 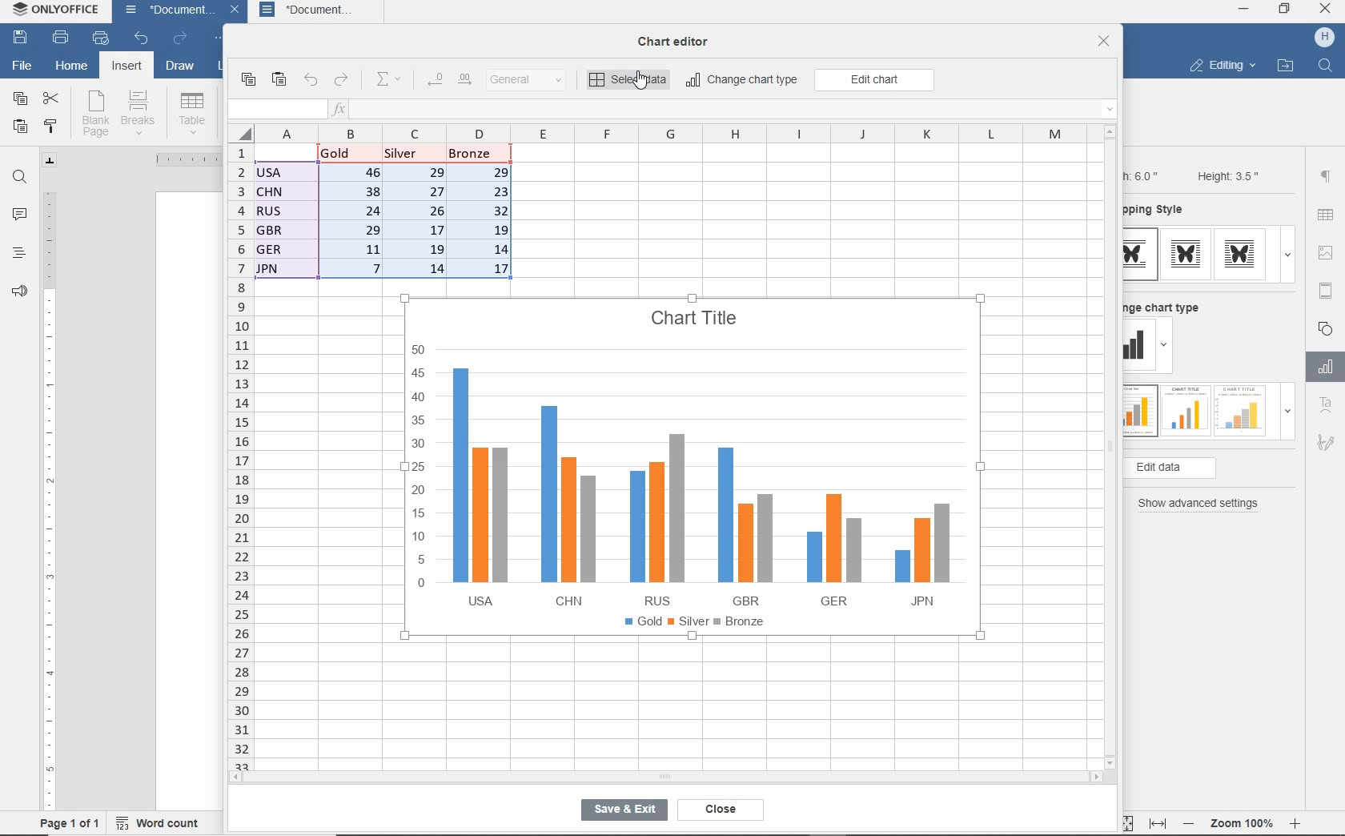 What do you see at coordinates (1244, 254) in the screenshot?
I see `type 3` at bounding box center [1244, 254].